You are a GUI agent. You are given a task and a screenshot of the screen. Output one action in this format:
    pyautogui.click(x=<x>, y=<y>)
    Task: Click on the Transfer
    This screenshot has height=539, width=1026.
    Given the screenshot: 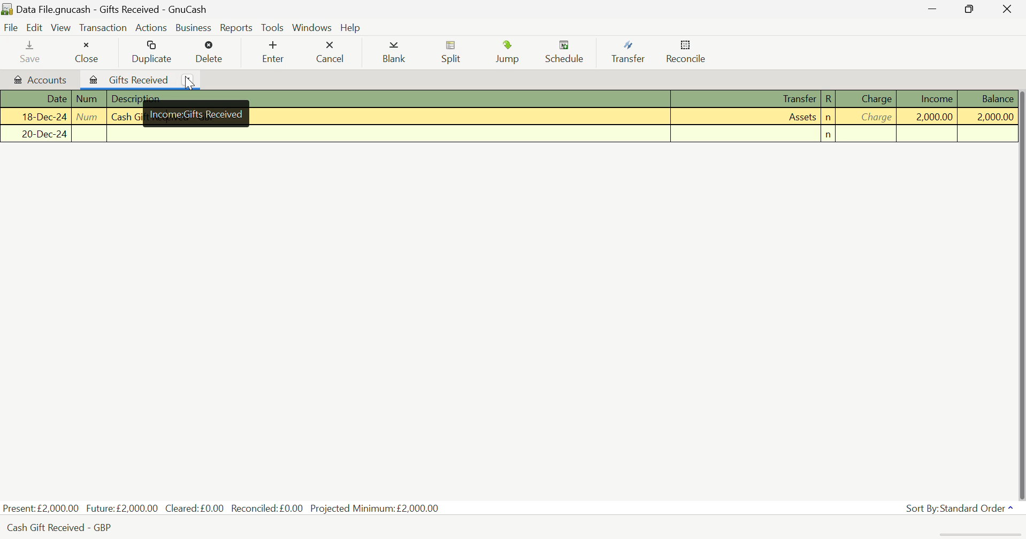 What is the action you would take?
    pyautogui.click(x=748, y=134)
    